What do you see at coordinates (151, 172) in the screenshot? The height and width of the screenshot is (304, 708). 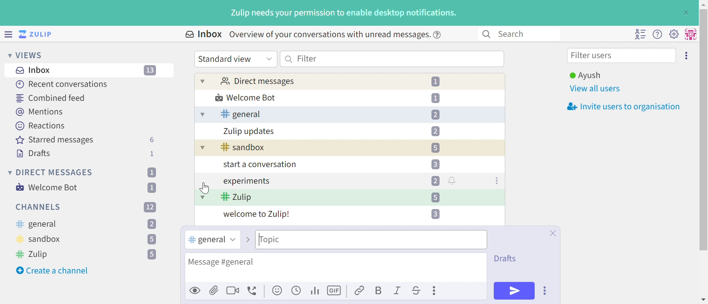 I see `1` at bounding box center [151, 172].